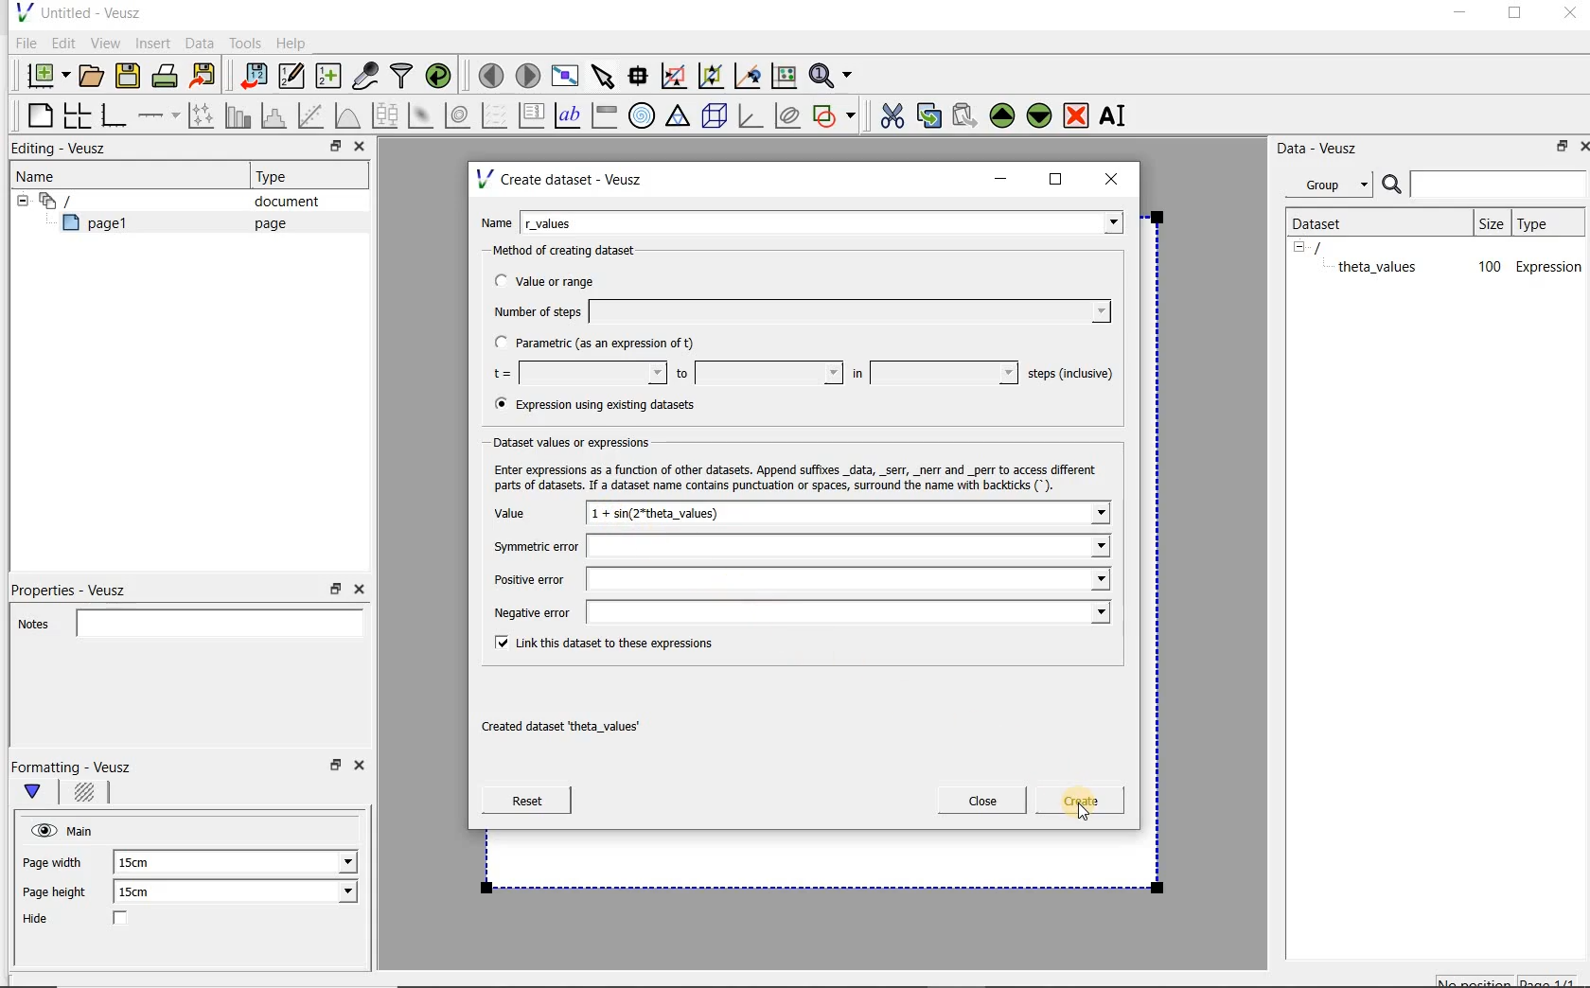 Image resolution: width=1590 pixels, height=988 pixels. Describe the element at coordinates (1549, 266) in the screenshot. I see `Expression` at that location.